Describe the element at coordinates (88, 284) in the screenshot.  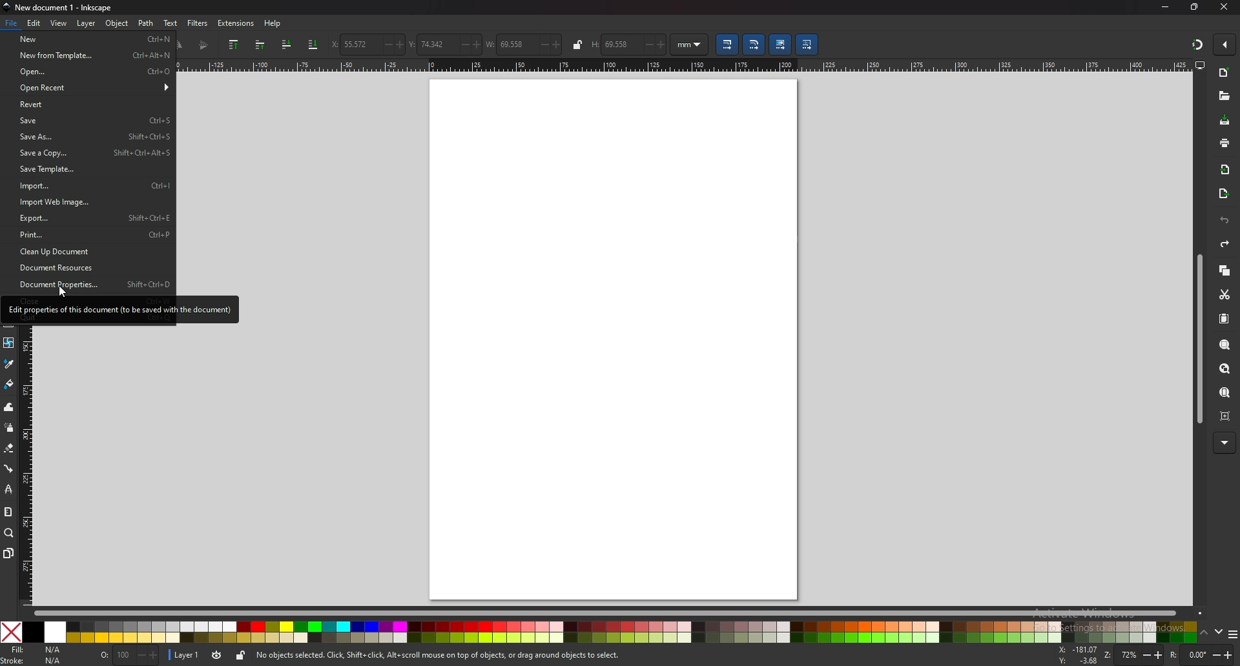
I see `document properties` at that location.